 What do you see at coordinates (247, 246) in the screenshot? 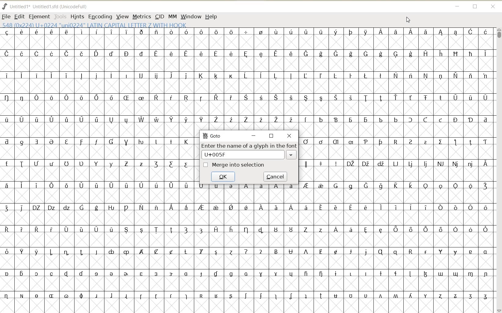
I see `GLYPHY CHARACTERS & NUMBERS` at bounding box center [247, 246].